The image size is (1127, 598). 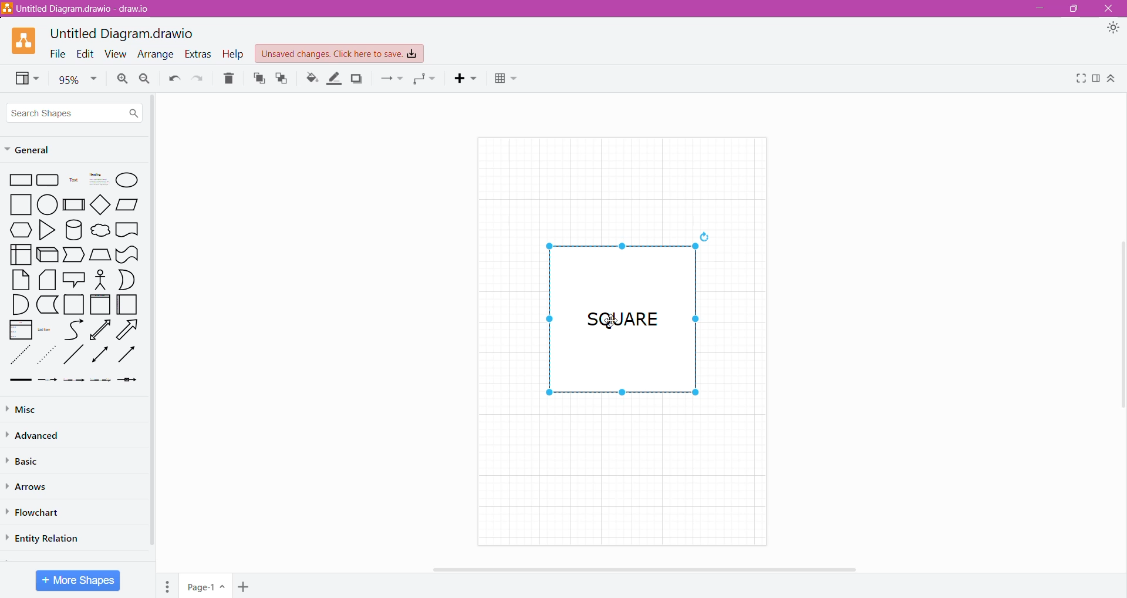 I want to click on Fullscreen, so click(x=1081, y=80).